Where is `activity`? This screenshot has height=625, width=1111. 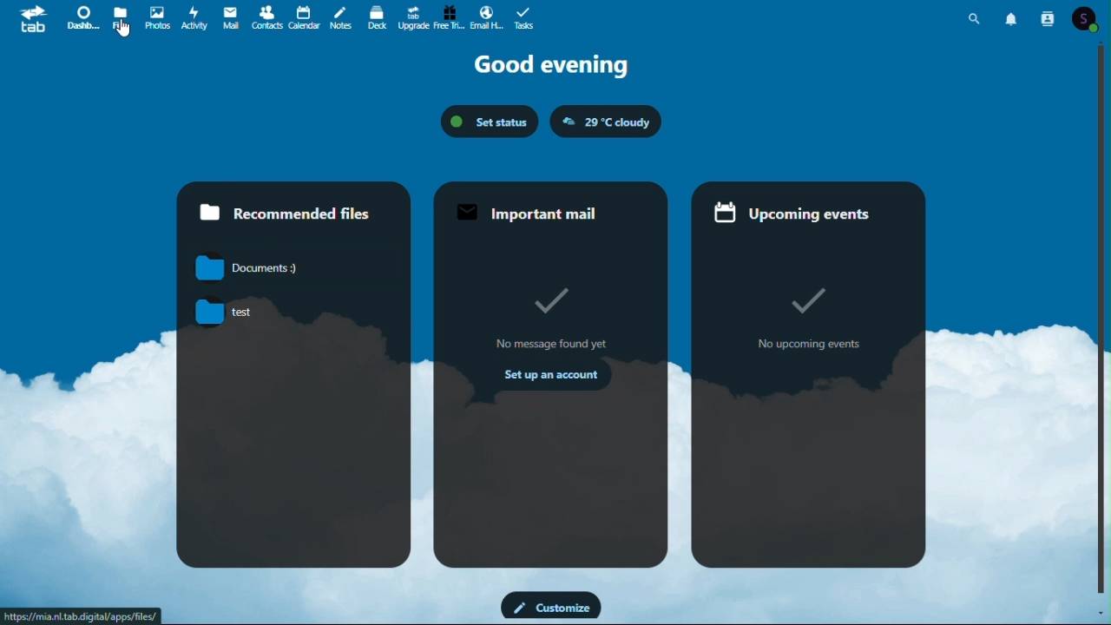 activity is located at coordinates (194, 18).